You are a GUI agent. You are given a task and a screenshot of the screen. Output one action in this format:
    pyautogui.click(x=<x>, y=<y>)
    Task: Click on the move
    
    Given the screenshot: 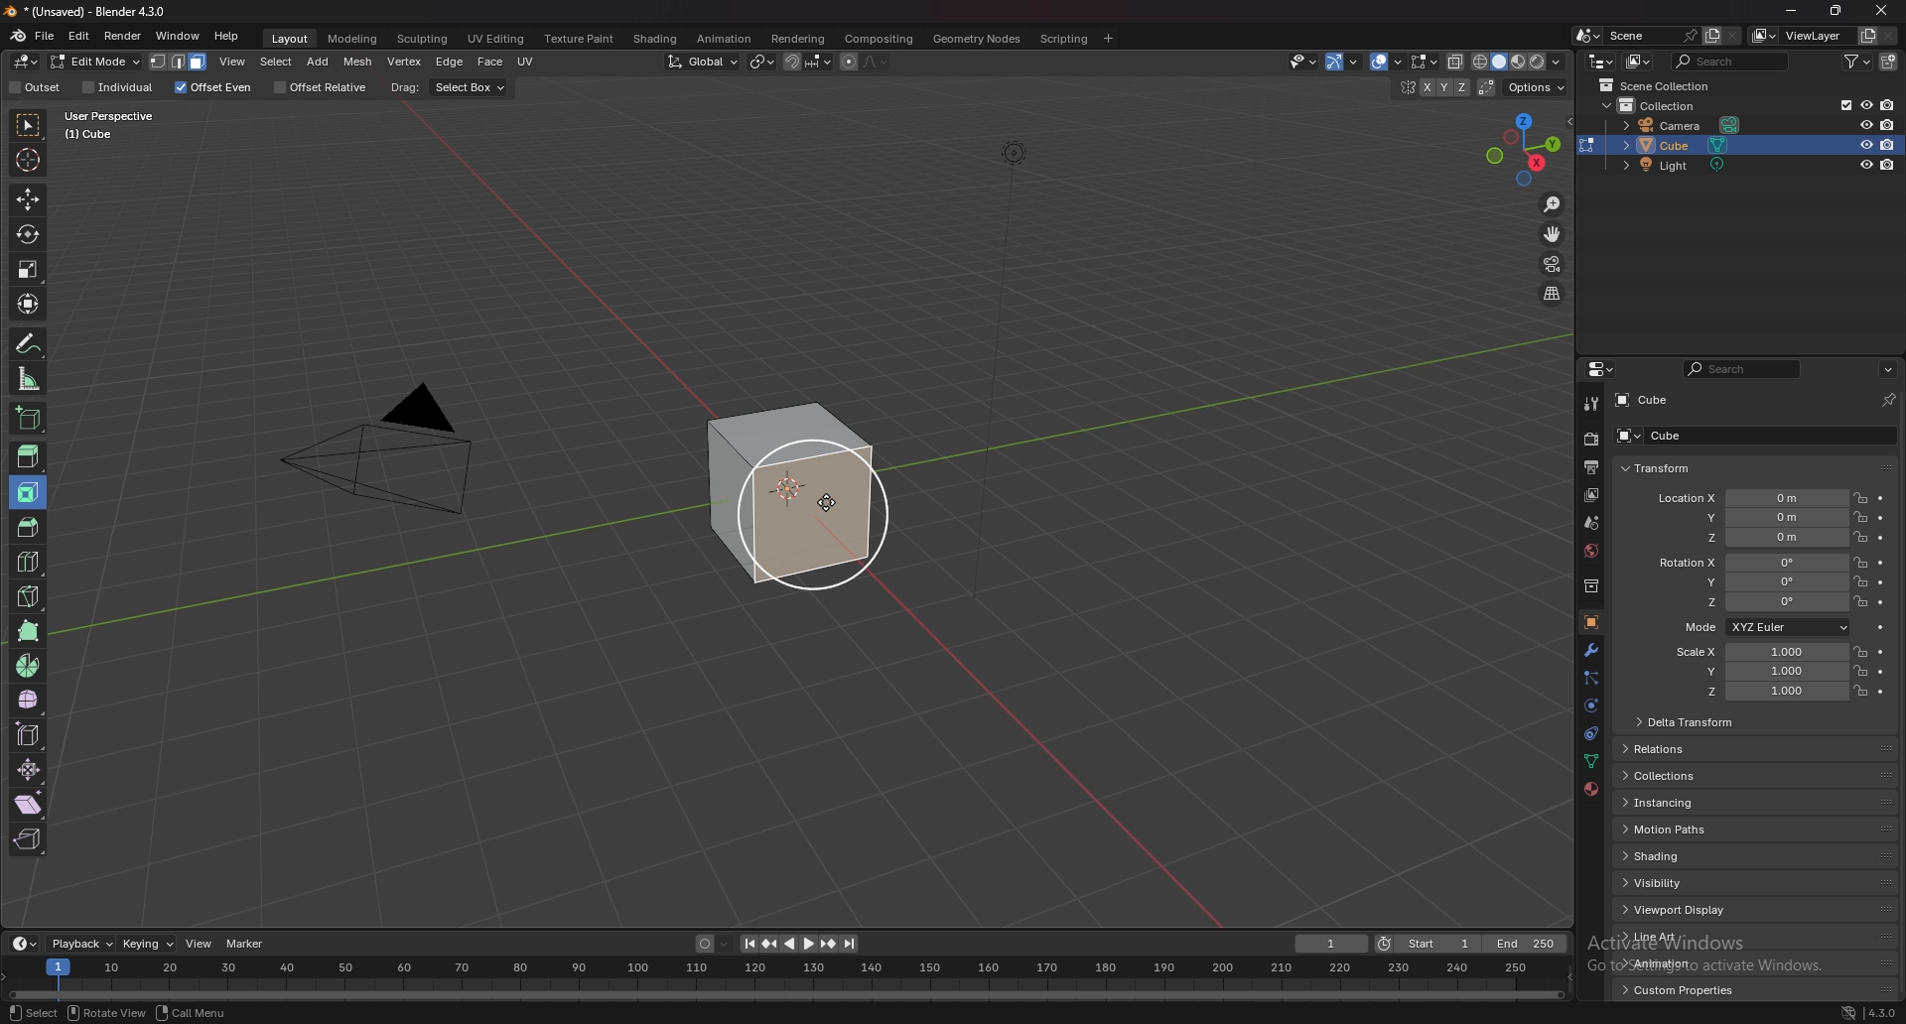 What is the action you would take?
    pyautogui.click(x=1554, y=234)
    